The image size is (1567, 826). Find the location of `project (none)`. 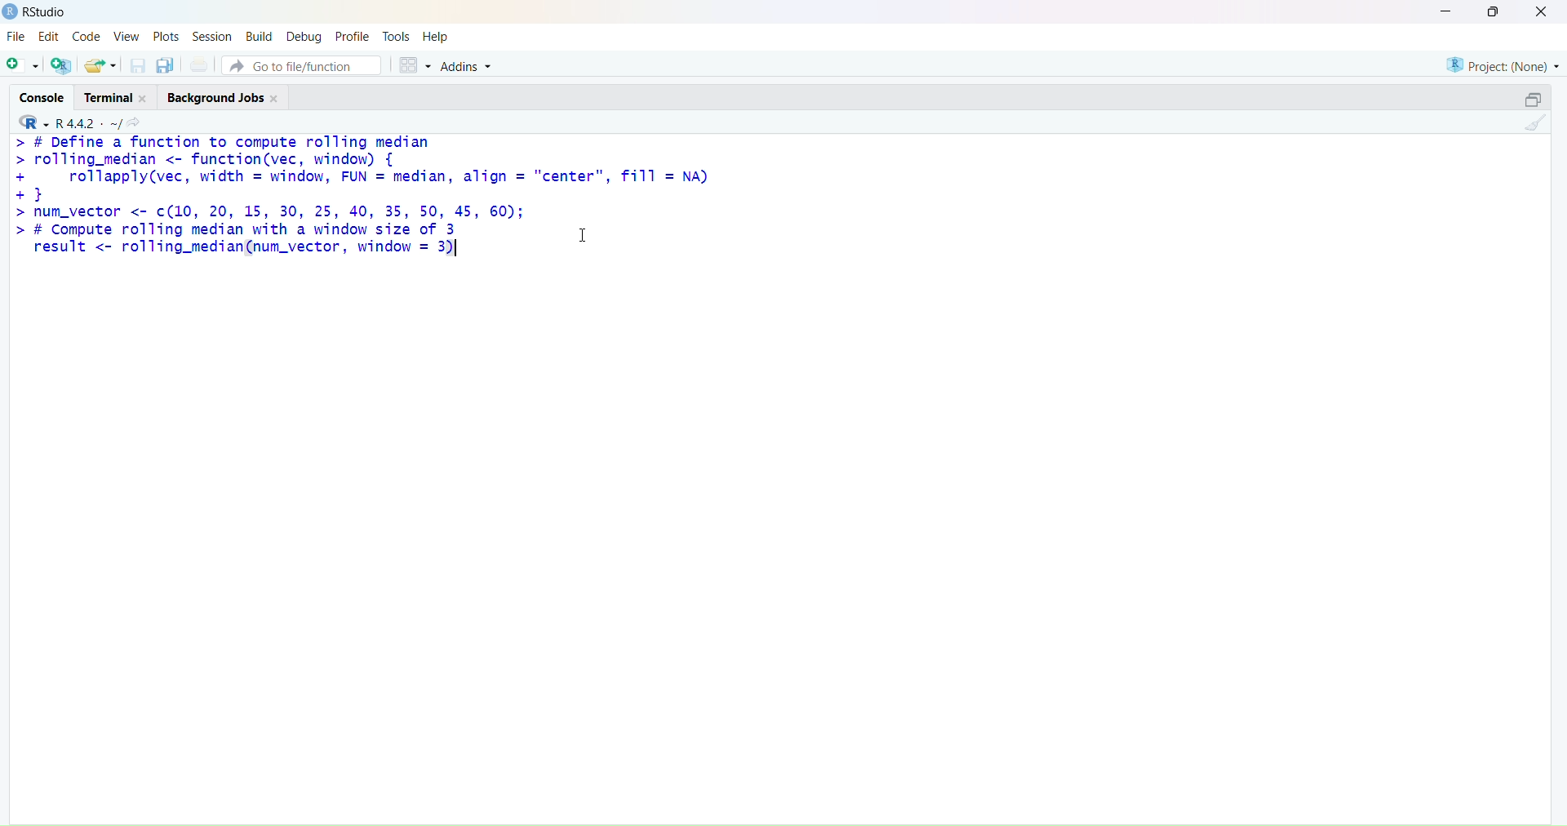

project (none) is located at coordinates (1503, 65).